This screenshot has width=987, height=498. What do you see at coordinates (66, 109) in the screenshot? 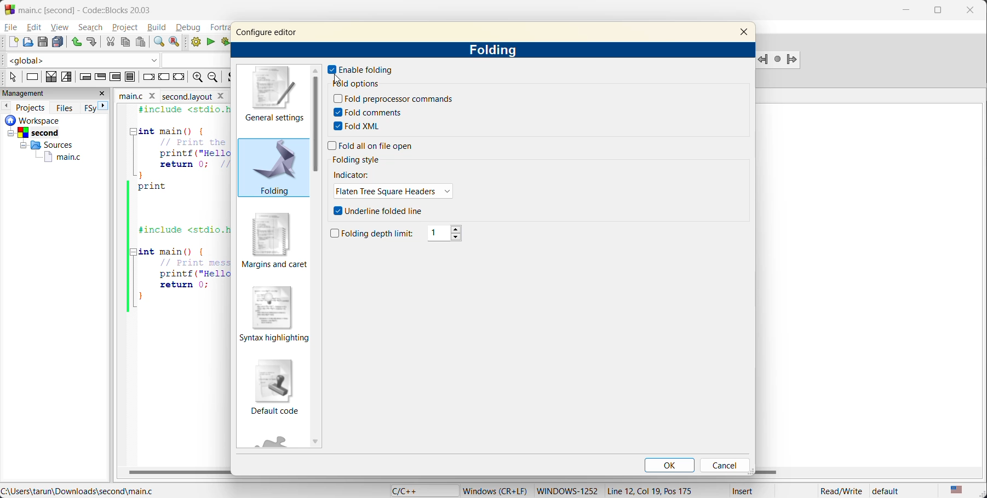
I see `files` at bounding box center [66, 109].